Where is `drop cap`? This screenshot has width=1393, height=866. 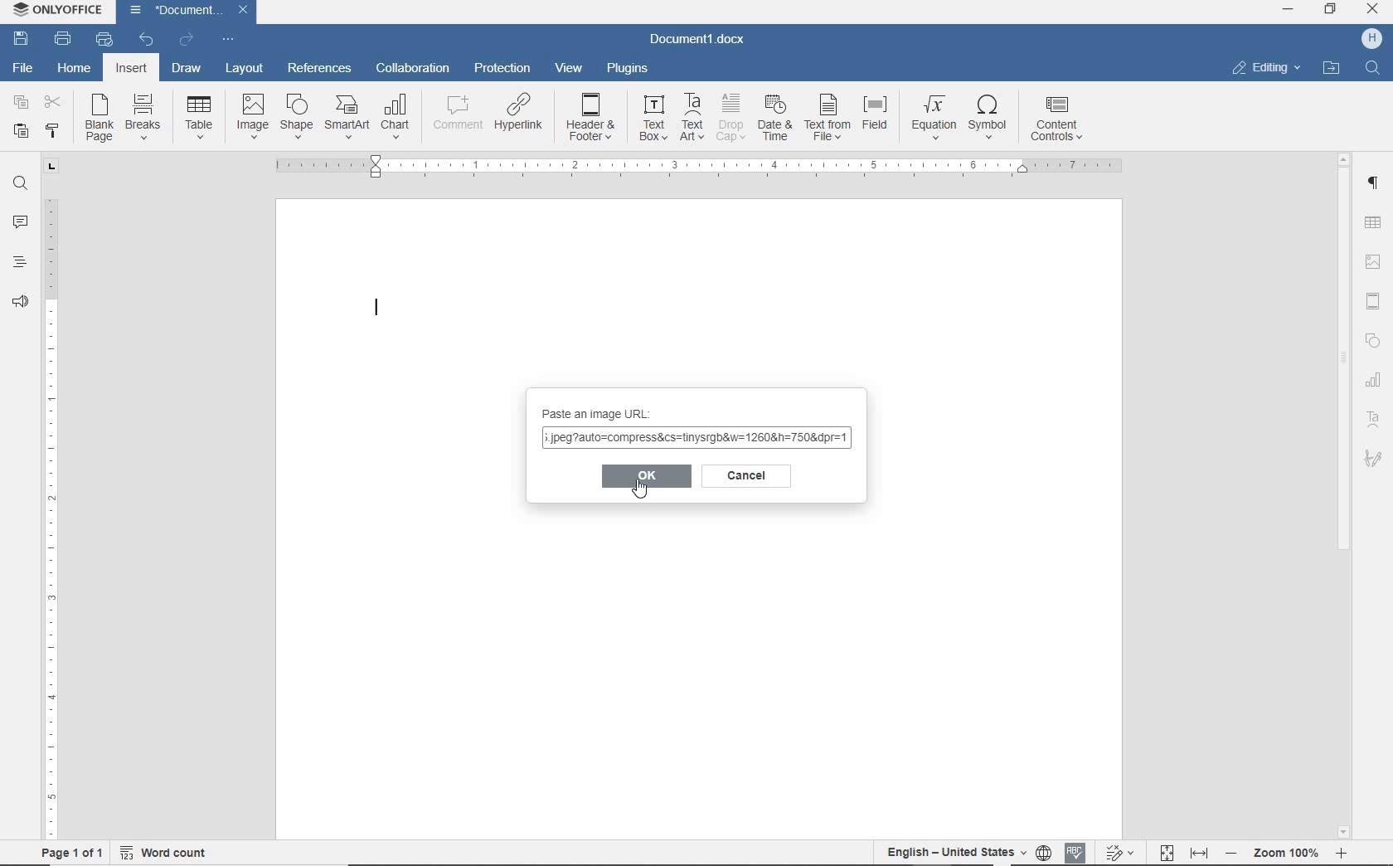
drop cap is located at coordinates (732, 117).